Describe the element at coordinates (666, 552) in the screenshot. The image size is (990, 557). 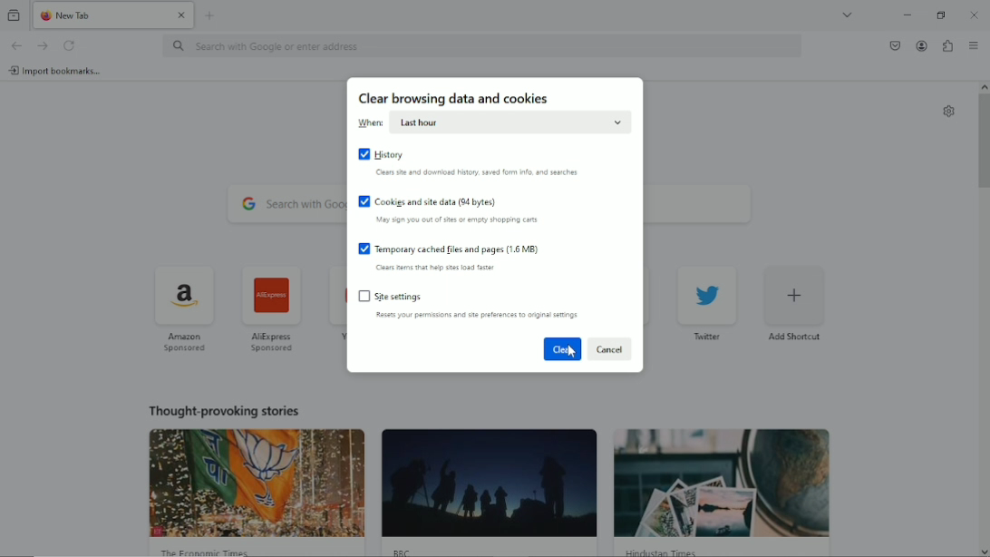
I see `Hindustan Times` at that location.